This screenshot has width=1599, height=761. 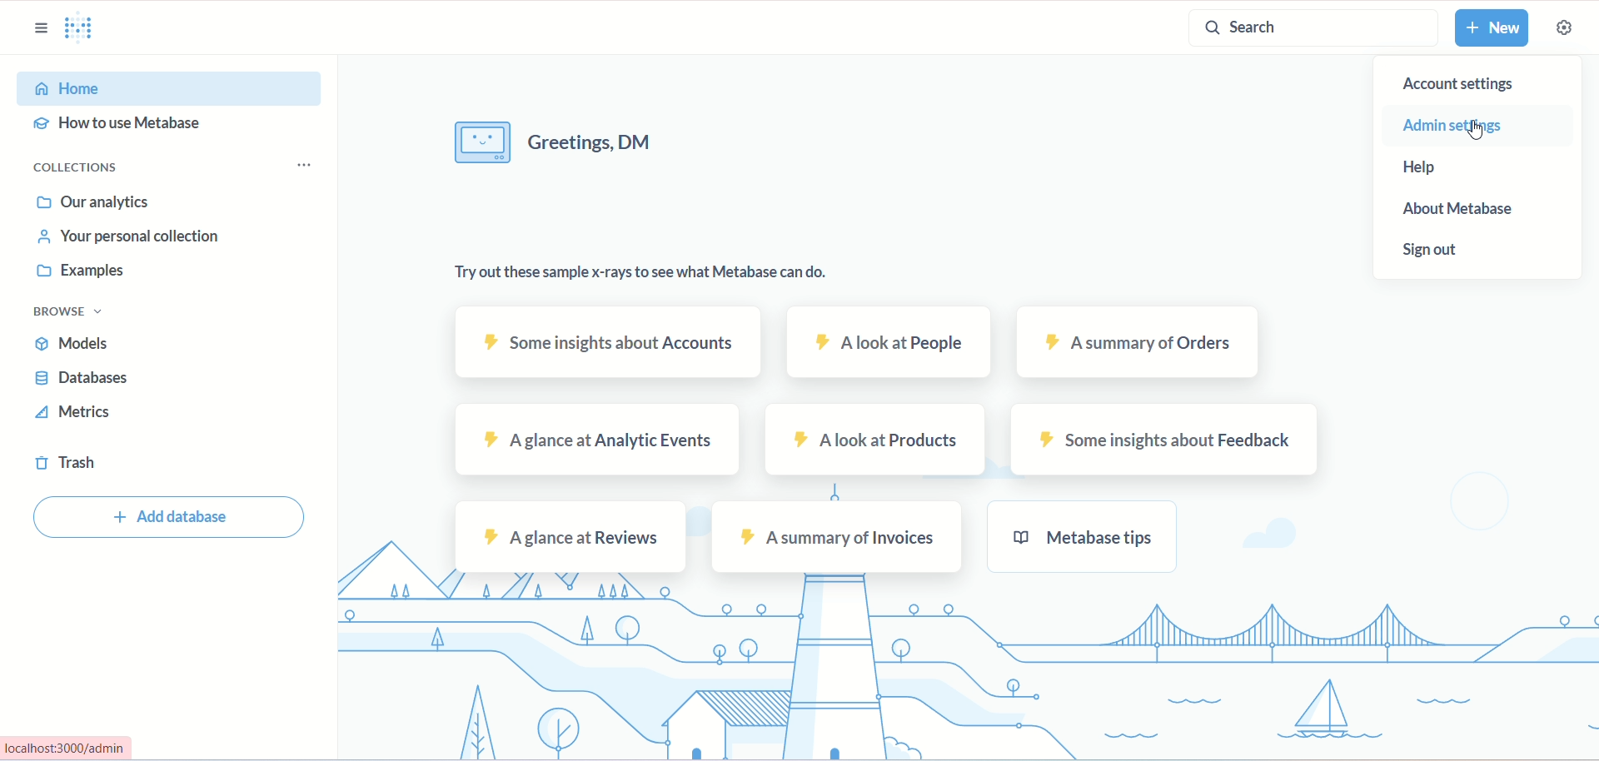 I want to click on models, so click(x=73, y=344).